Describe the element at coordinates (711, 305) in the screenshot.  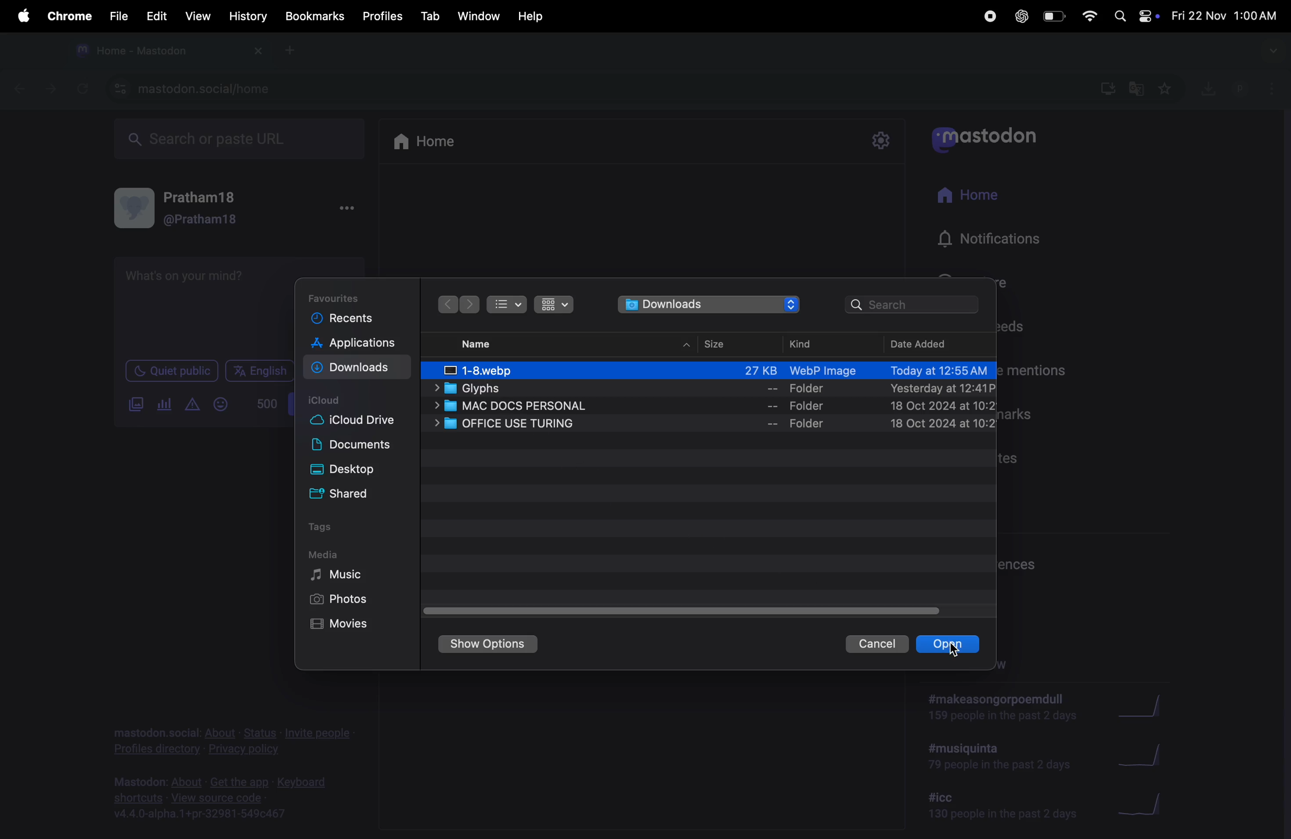
I see `downloads` at that location.